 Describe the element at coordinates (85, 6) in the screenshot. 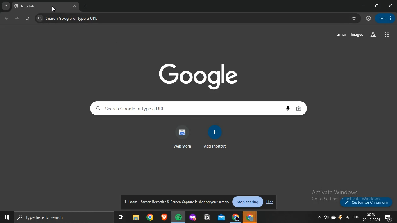

I see `newtab` at that location.